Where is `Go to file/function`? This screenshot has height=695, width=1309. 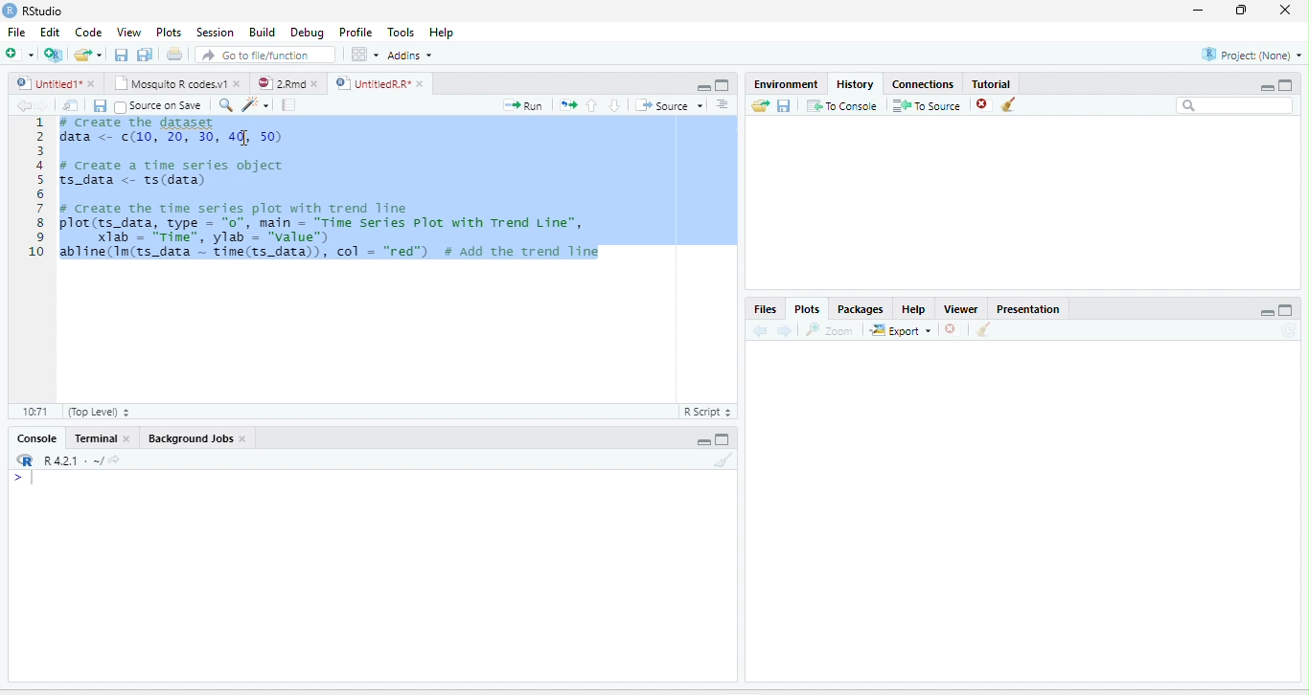
Go to file/function is located at coordinates (265, 55).